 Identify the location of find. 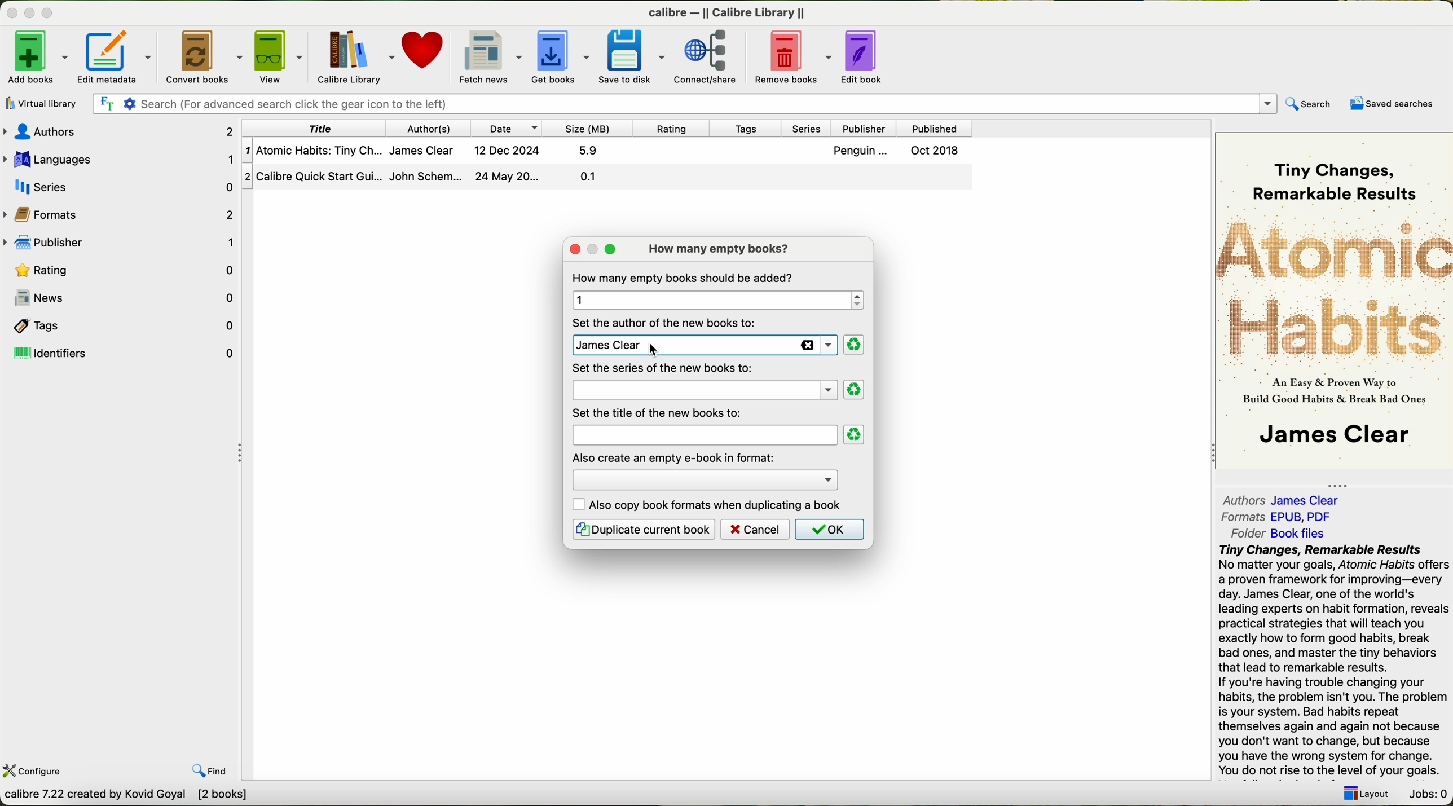
(210, 772).